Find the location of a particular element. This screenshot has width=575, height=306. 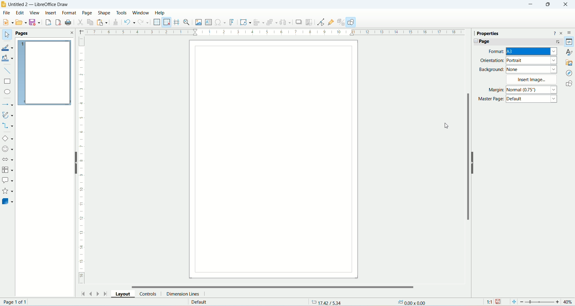

master page is located at coordinates (517, 99).